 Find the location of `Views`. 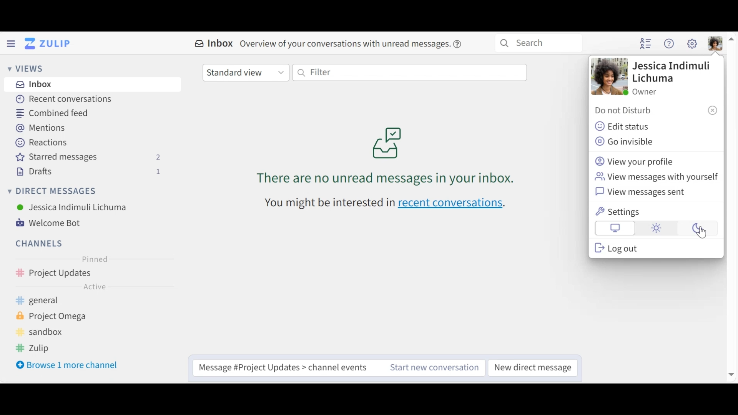

Views is located at coordinates (25, 68).